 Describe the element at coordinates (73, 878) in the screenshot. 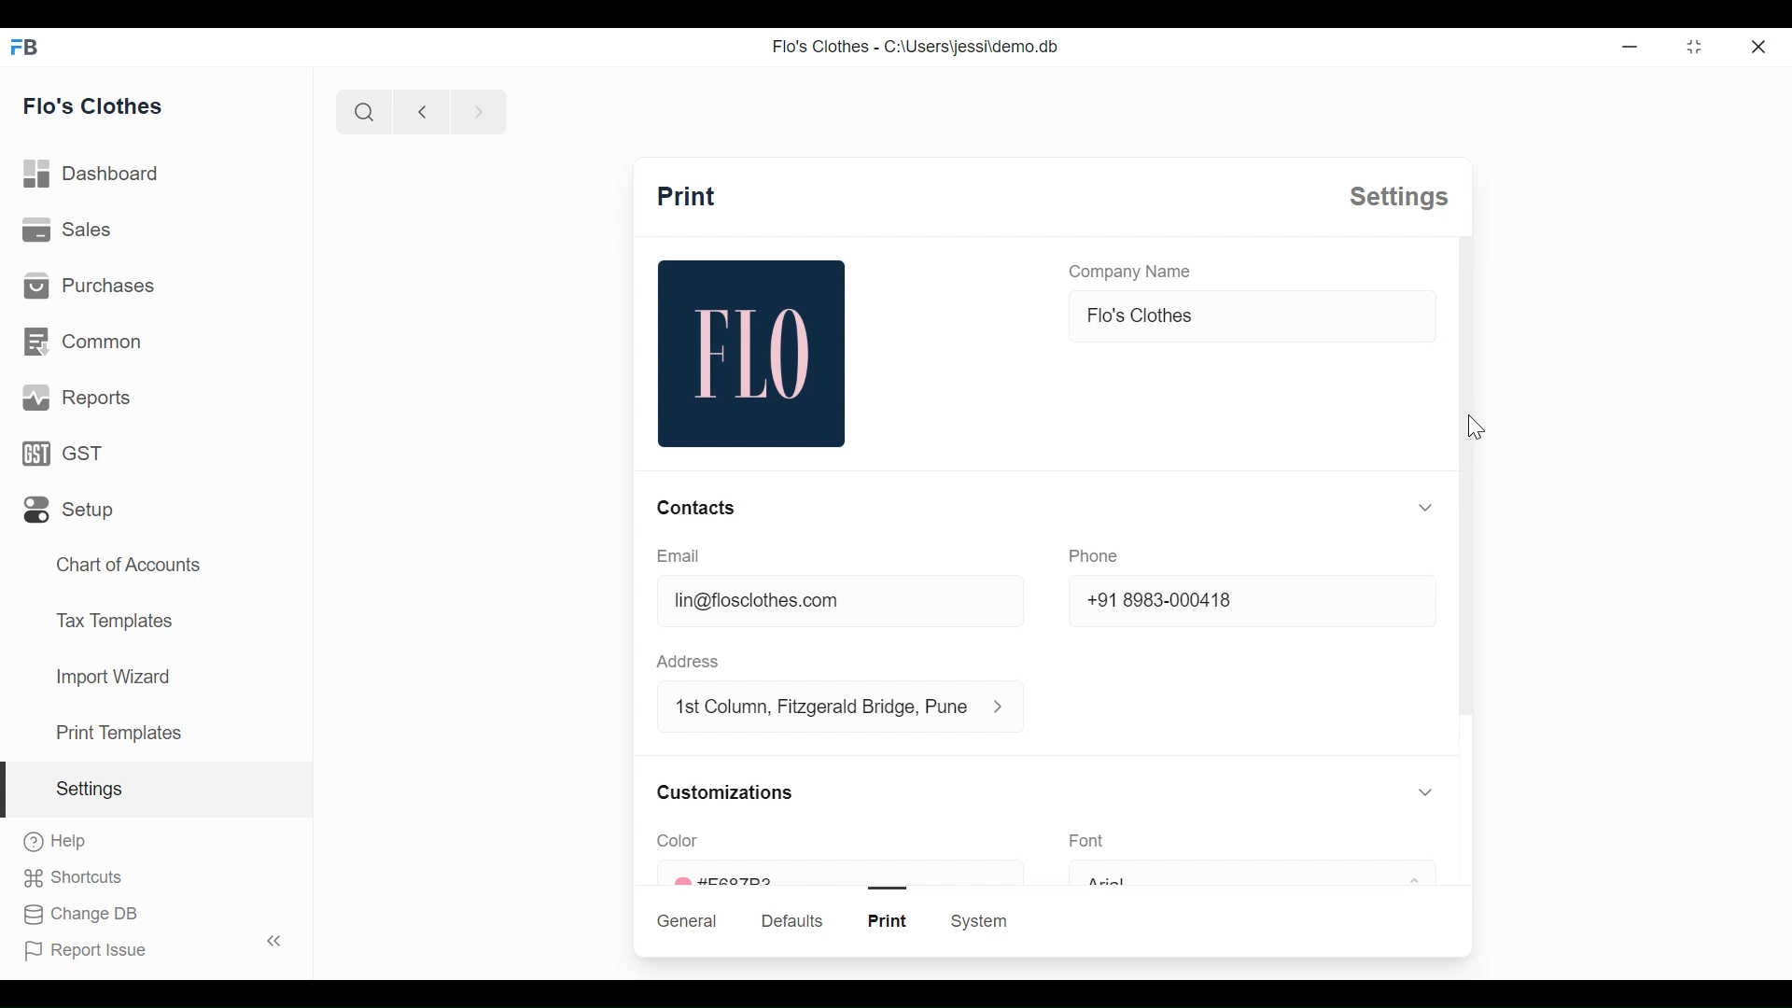

I see `shortcuts` at that location.